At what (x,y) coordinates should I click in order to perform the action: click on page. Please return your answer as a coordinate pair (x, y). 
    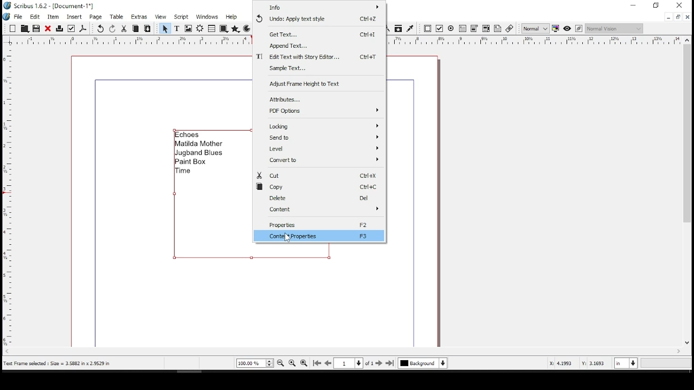
    Looking at the image, I should click on (97, 17).